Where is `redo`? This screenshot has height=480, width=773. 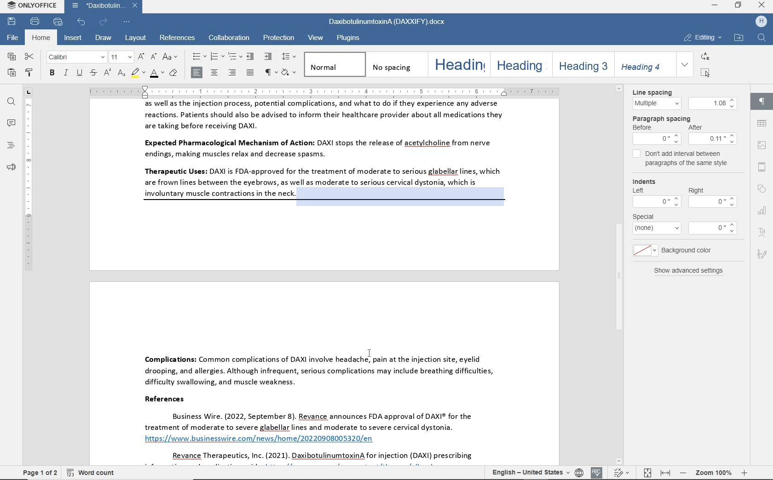
redo is located at coordinates (103, 22).